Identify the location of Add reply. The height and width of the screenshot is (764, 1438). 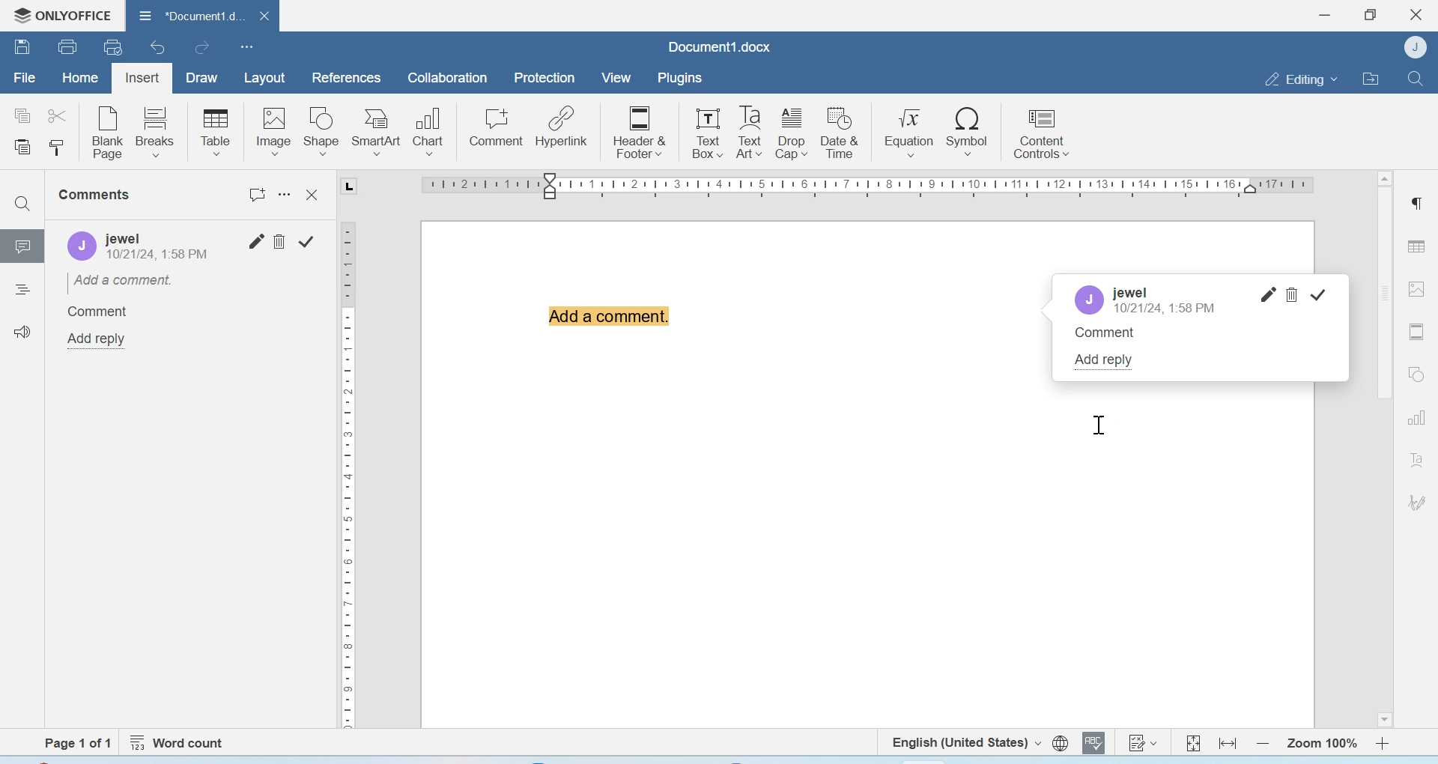
(1113, 362).